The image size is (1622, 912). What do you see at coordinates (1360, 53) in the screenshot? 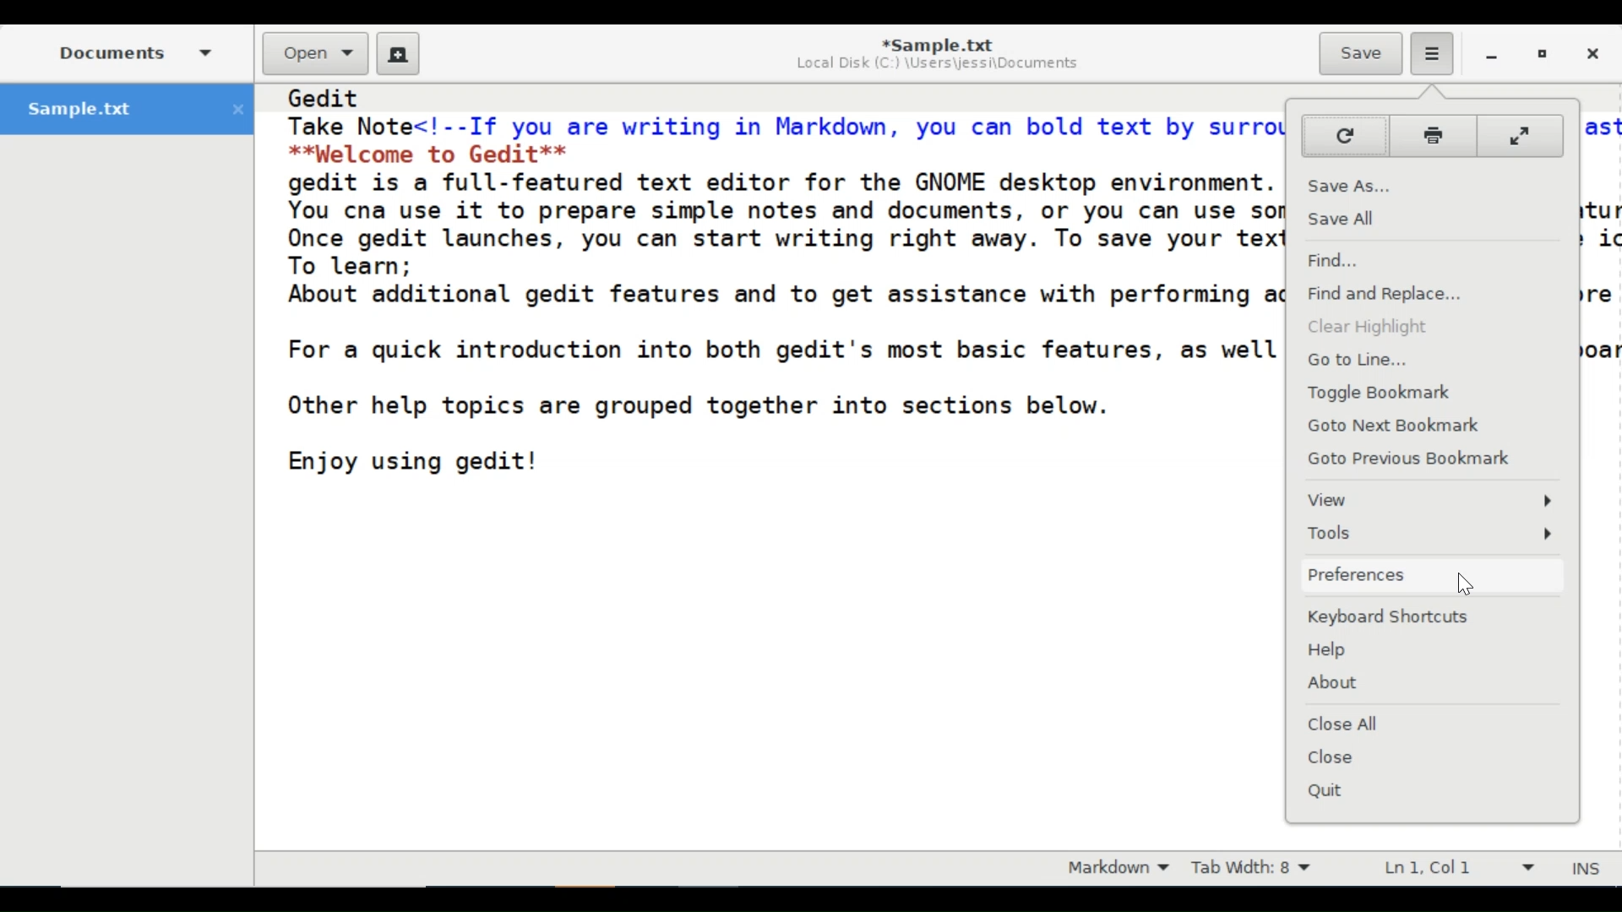
I see `Save` at bounding box center [1360, 53].